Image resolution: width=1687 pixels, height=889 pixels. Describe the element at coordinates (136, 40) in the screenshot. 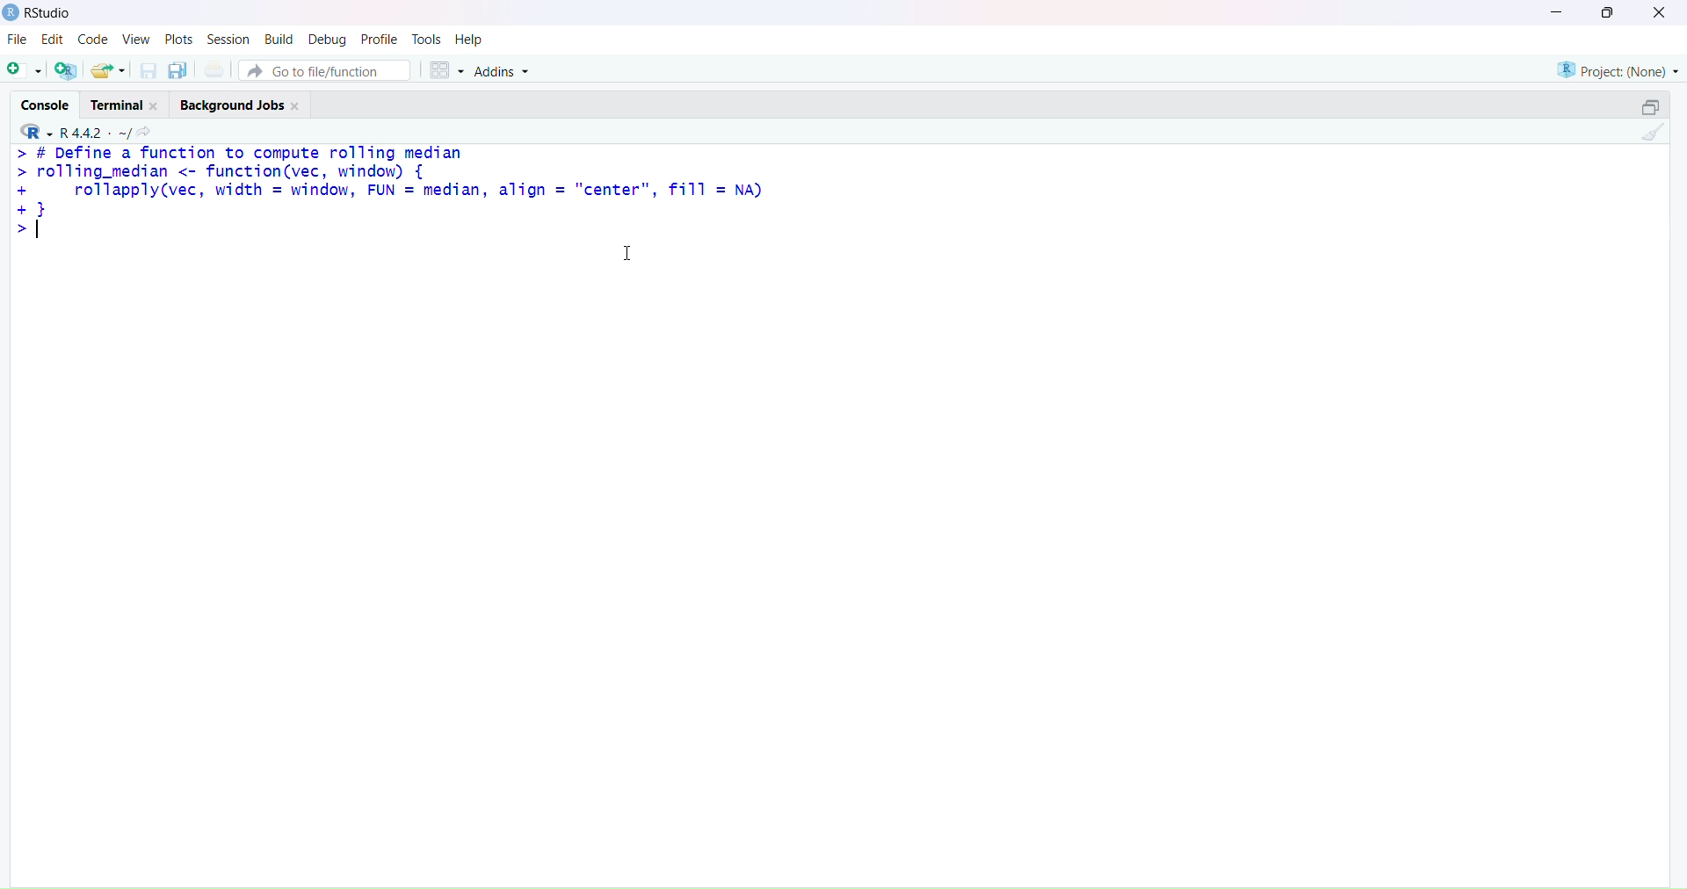

I see `view` at that location.